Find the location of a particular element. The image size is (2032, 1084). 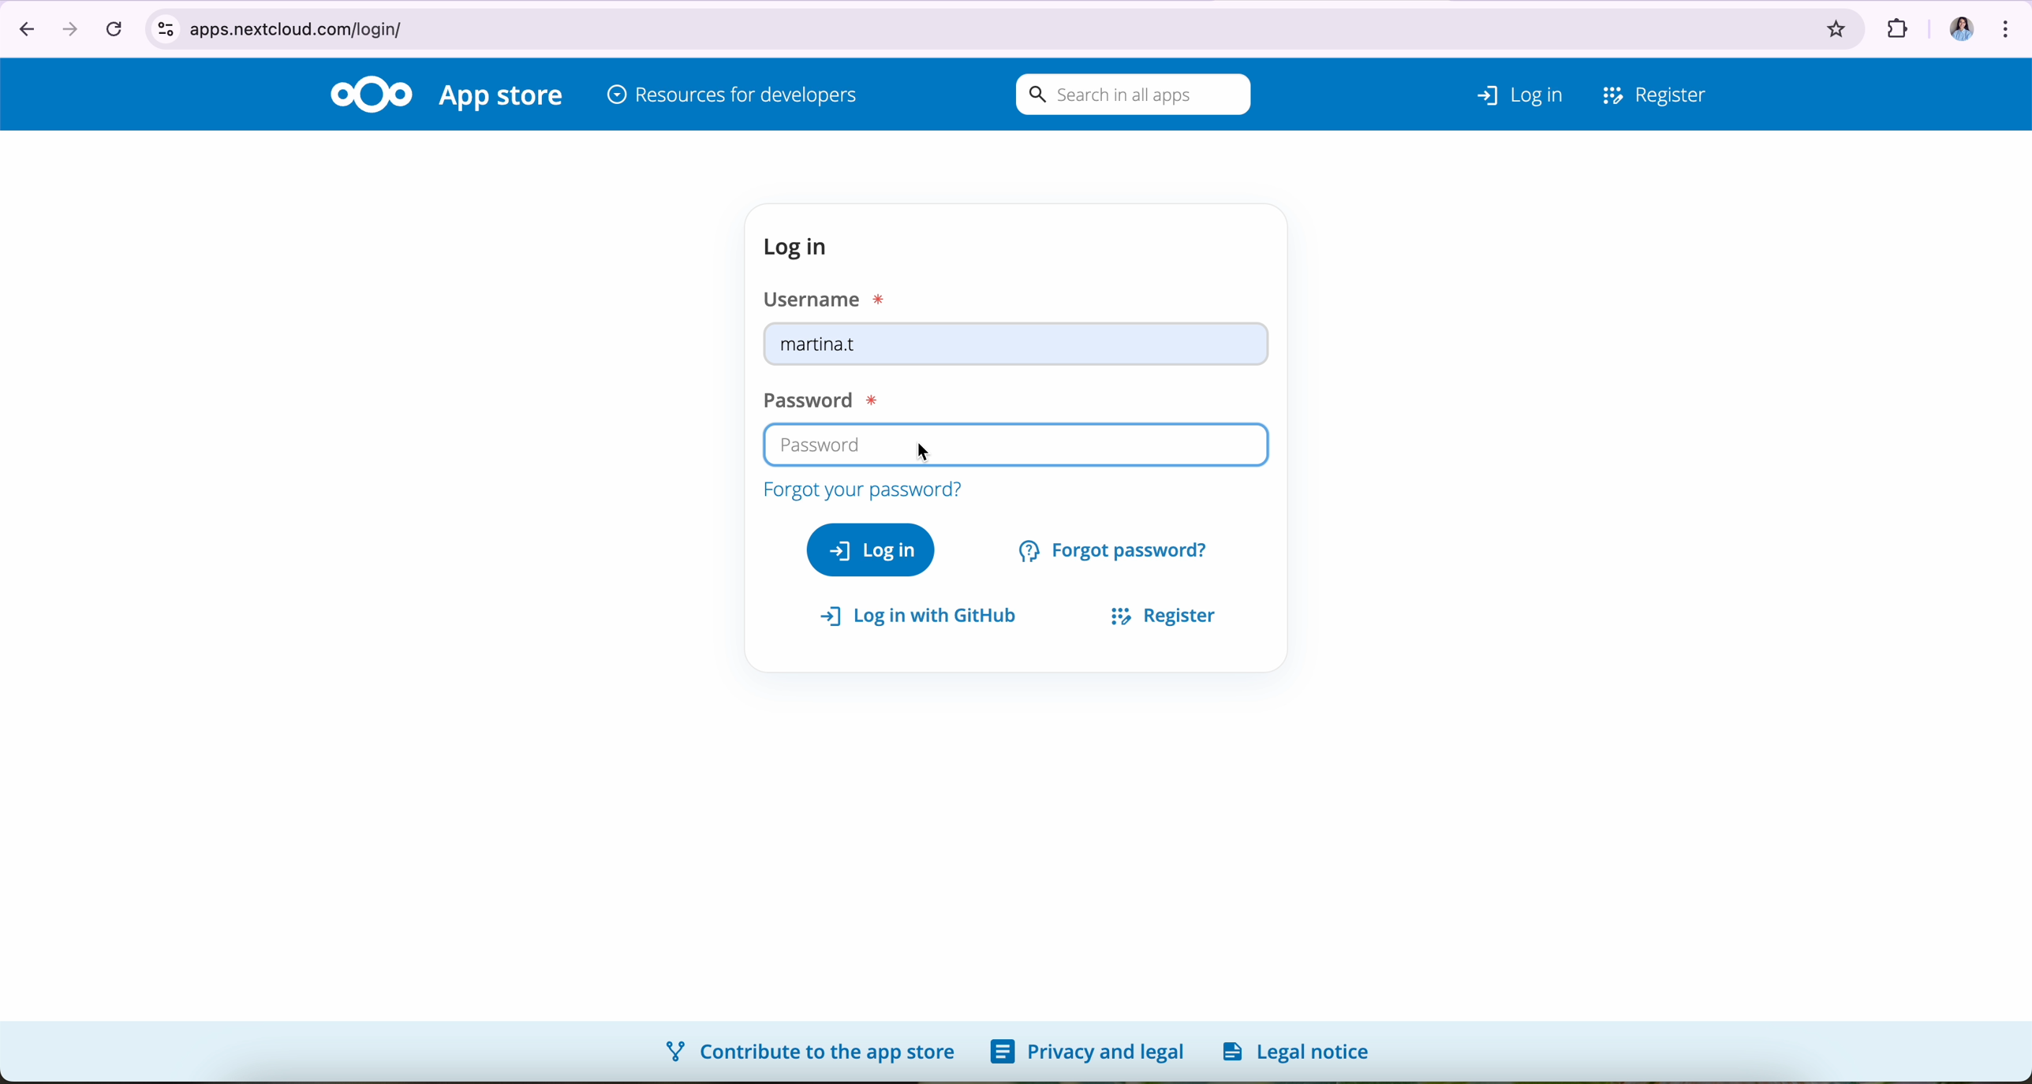

log in  is located at coordinates (871, 549).